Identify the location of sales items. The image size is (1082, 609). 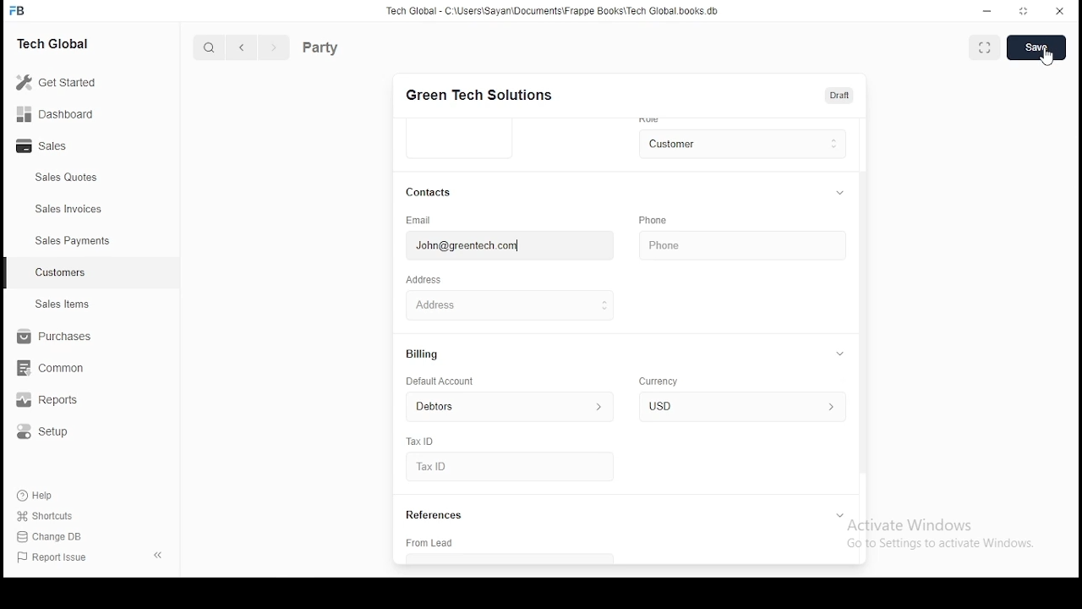
(61, 304).